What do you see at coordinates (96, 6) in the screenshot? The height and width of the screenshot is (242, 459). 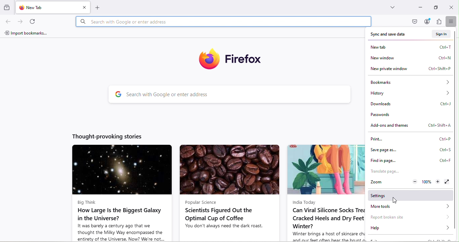 I see `Open a new tab` at bounding box center [96, 6].